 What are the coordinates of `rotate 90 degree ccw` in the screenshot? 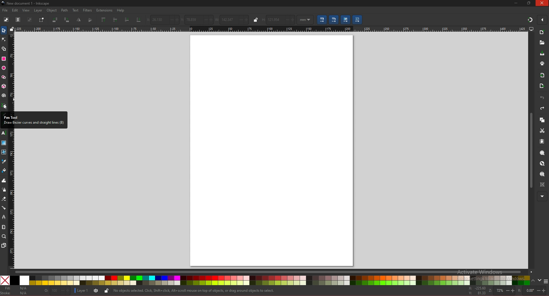 It's located at (55, 20).